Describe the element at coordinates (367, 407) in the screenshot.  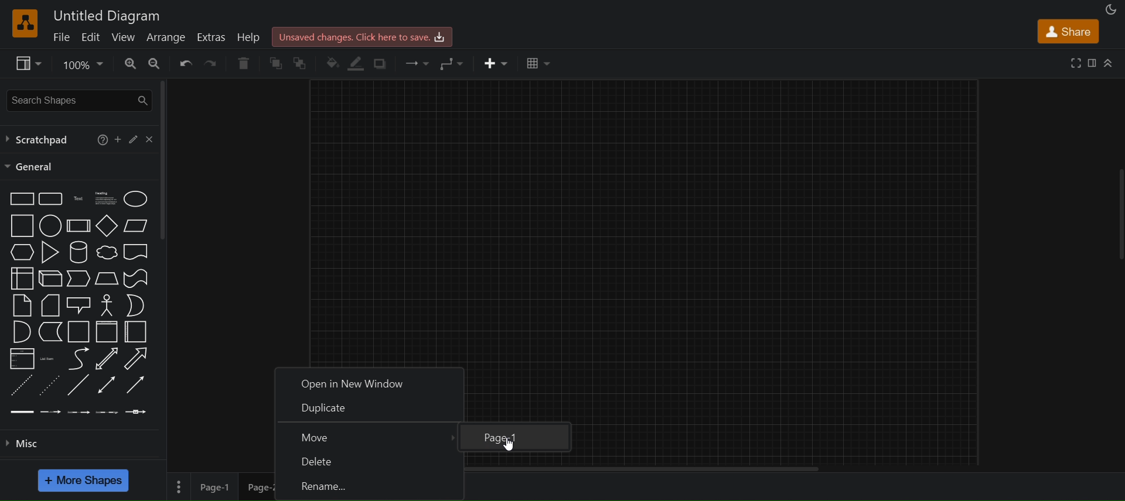
I see `duplixate` at that location.